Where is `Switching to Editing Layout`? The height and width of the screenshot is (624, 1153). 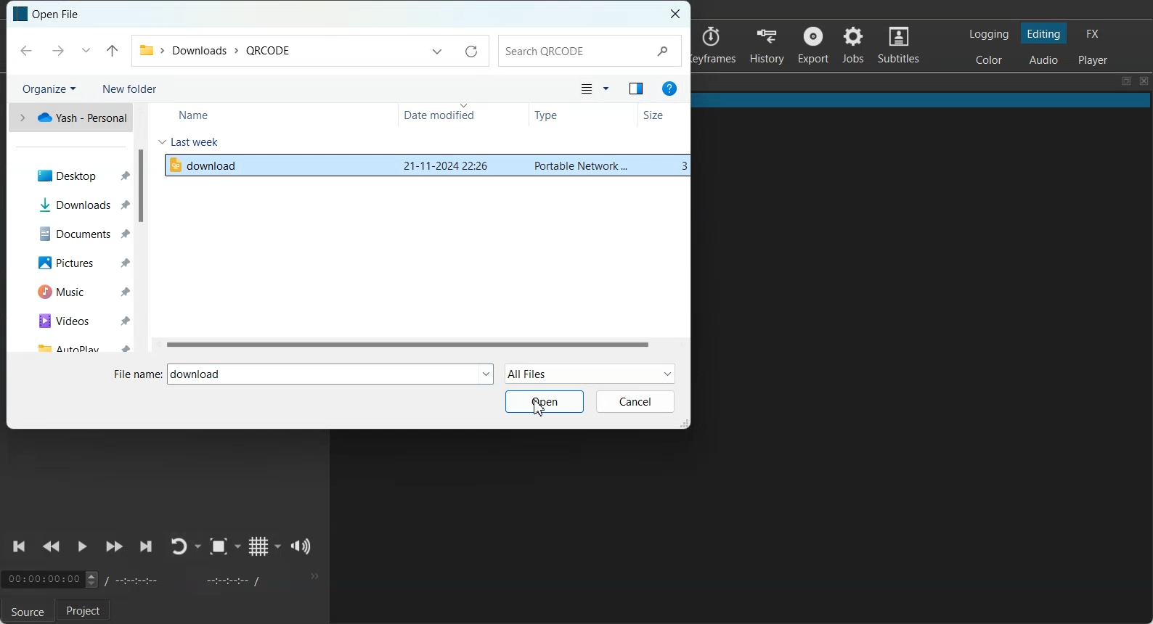 Switching to Editing Layout is located at coordinates (1043, 33).